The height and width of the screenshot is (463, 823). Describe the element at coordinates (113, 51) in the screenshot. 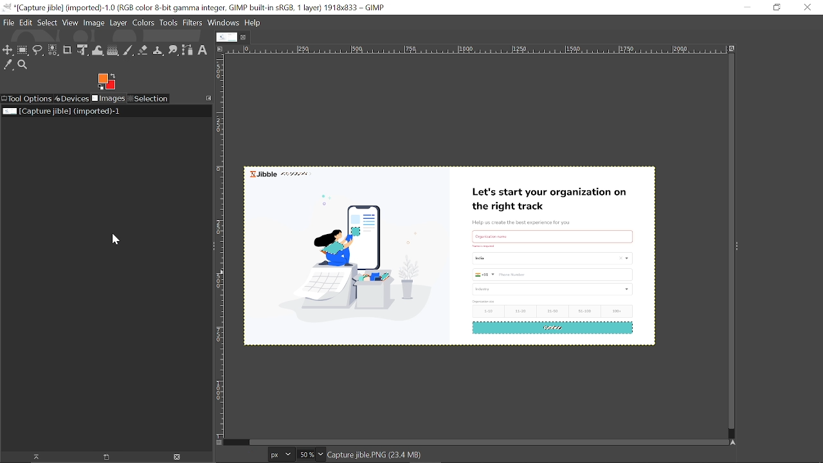

I see `Gradient tool` at that location.